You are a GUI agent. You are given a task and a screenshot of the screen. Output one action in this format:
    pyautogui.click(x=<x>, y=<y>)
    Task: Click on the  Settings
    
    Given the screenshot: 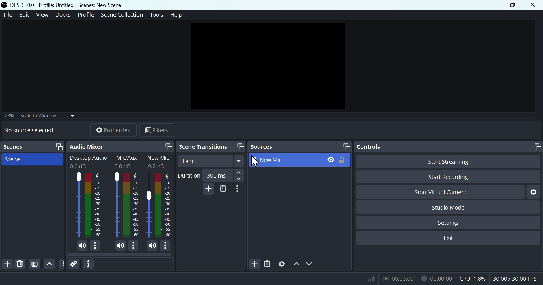 What is the action you would take?
    pyautogui.click(x=281, y=265)
    